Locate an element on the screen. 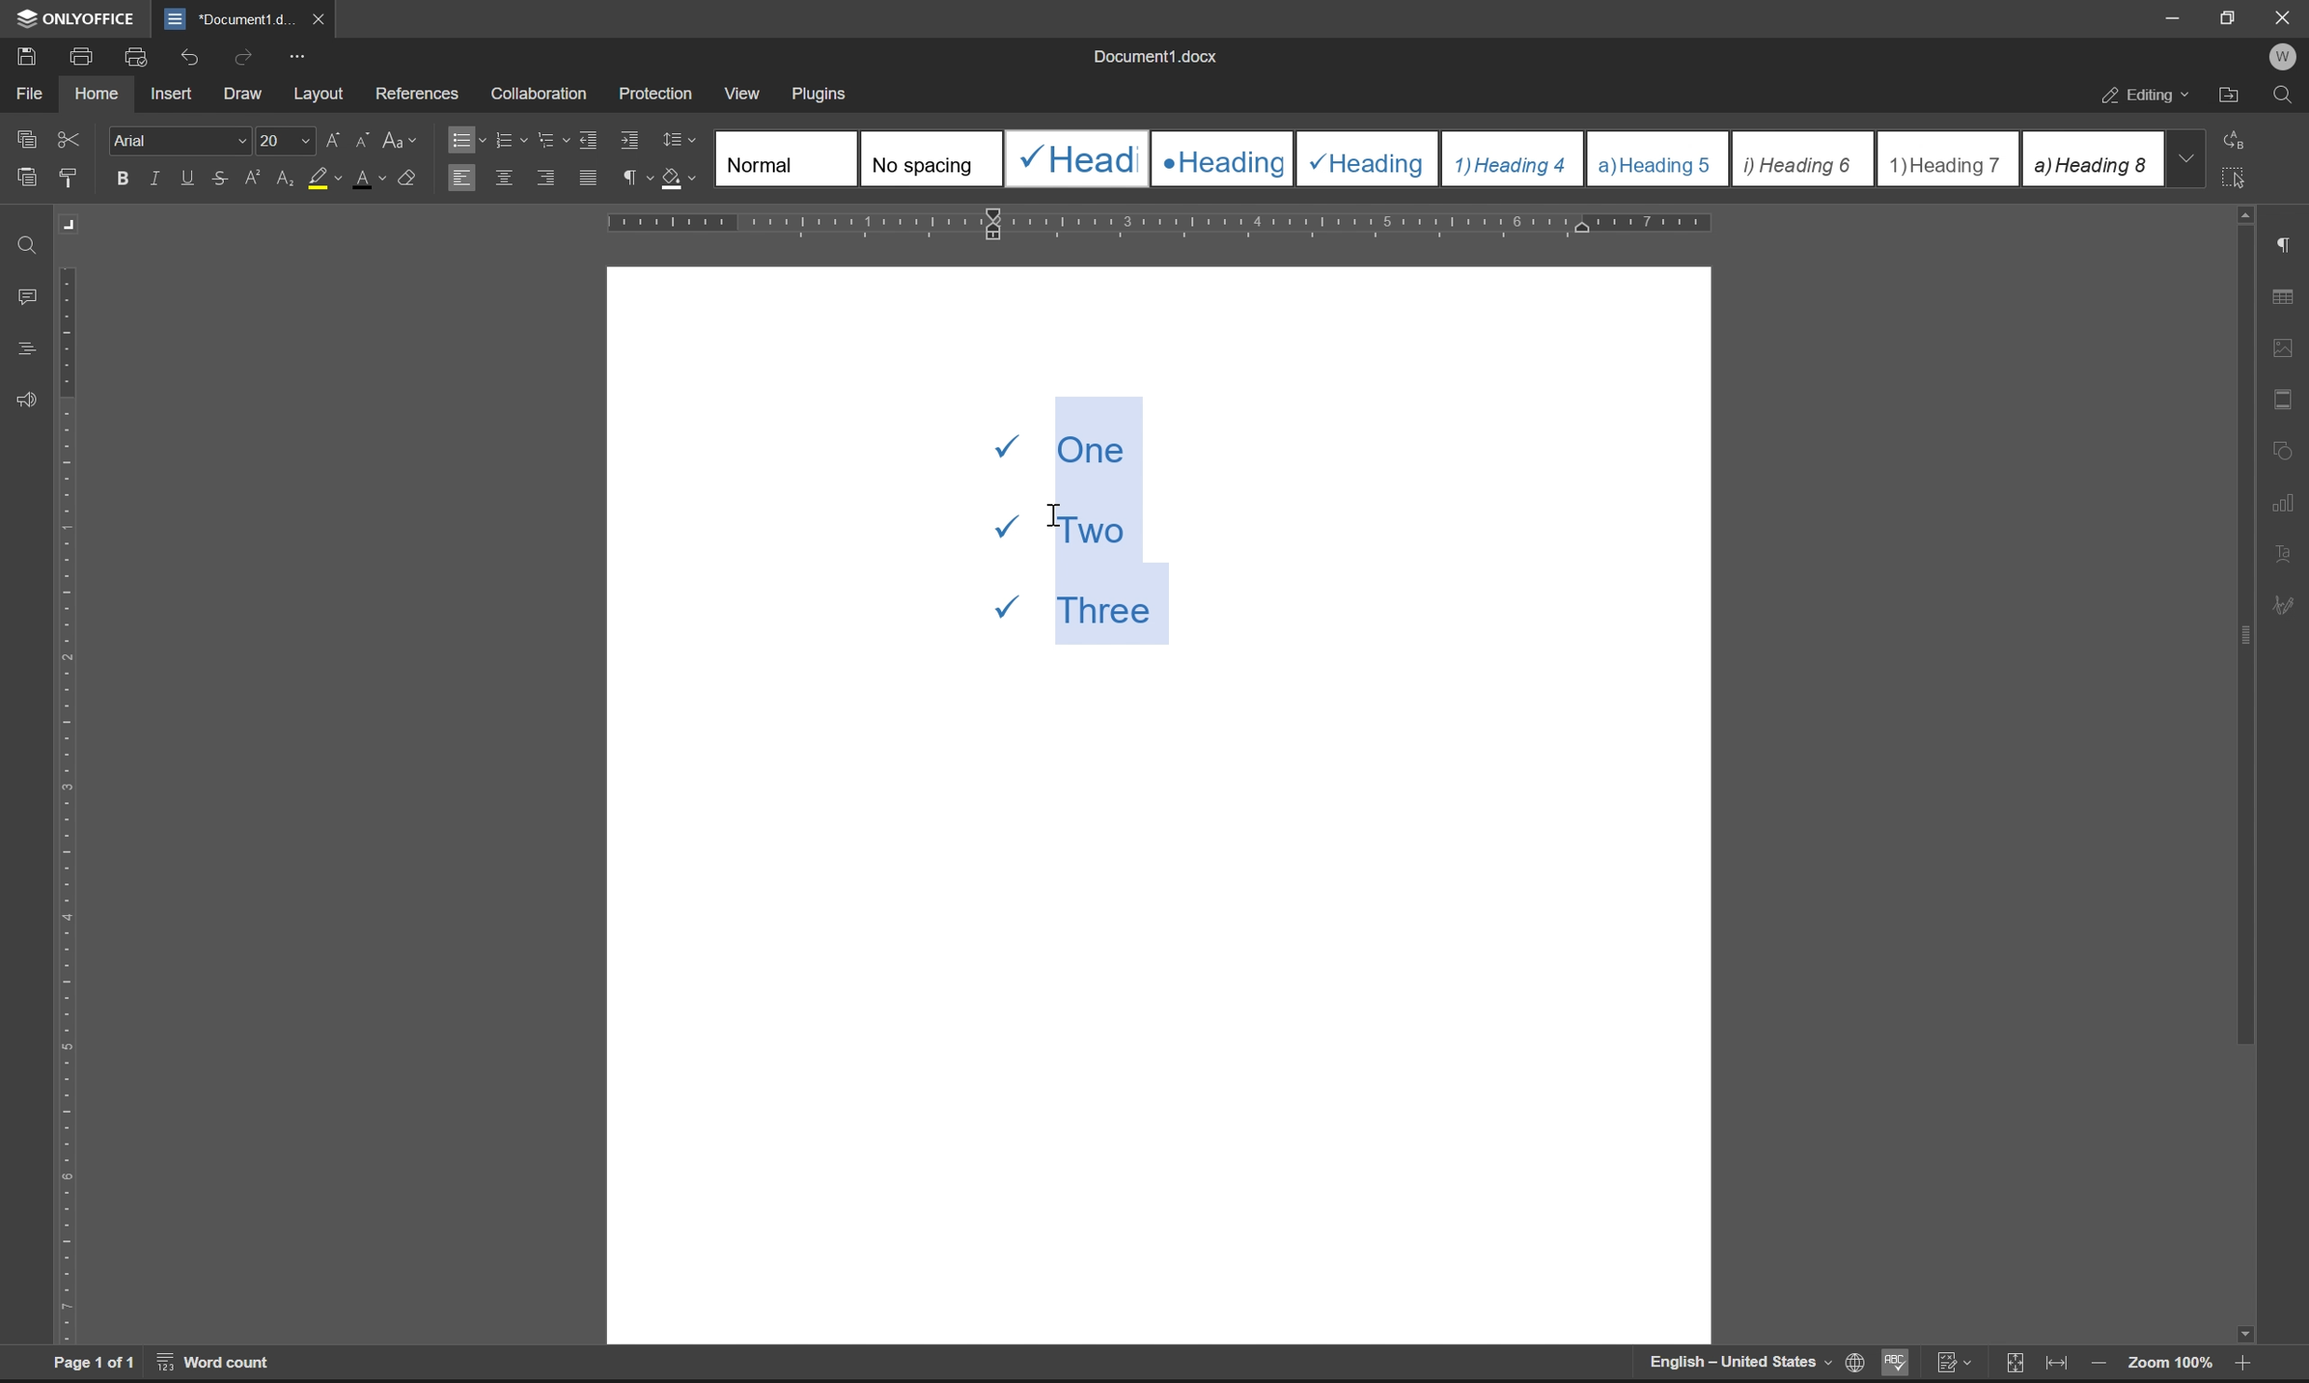 The height and width of the screenshot is (1383, 2309). customize quick access toolbar is located at coordinates (296, 57).